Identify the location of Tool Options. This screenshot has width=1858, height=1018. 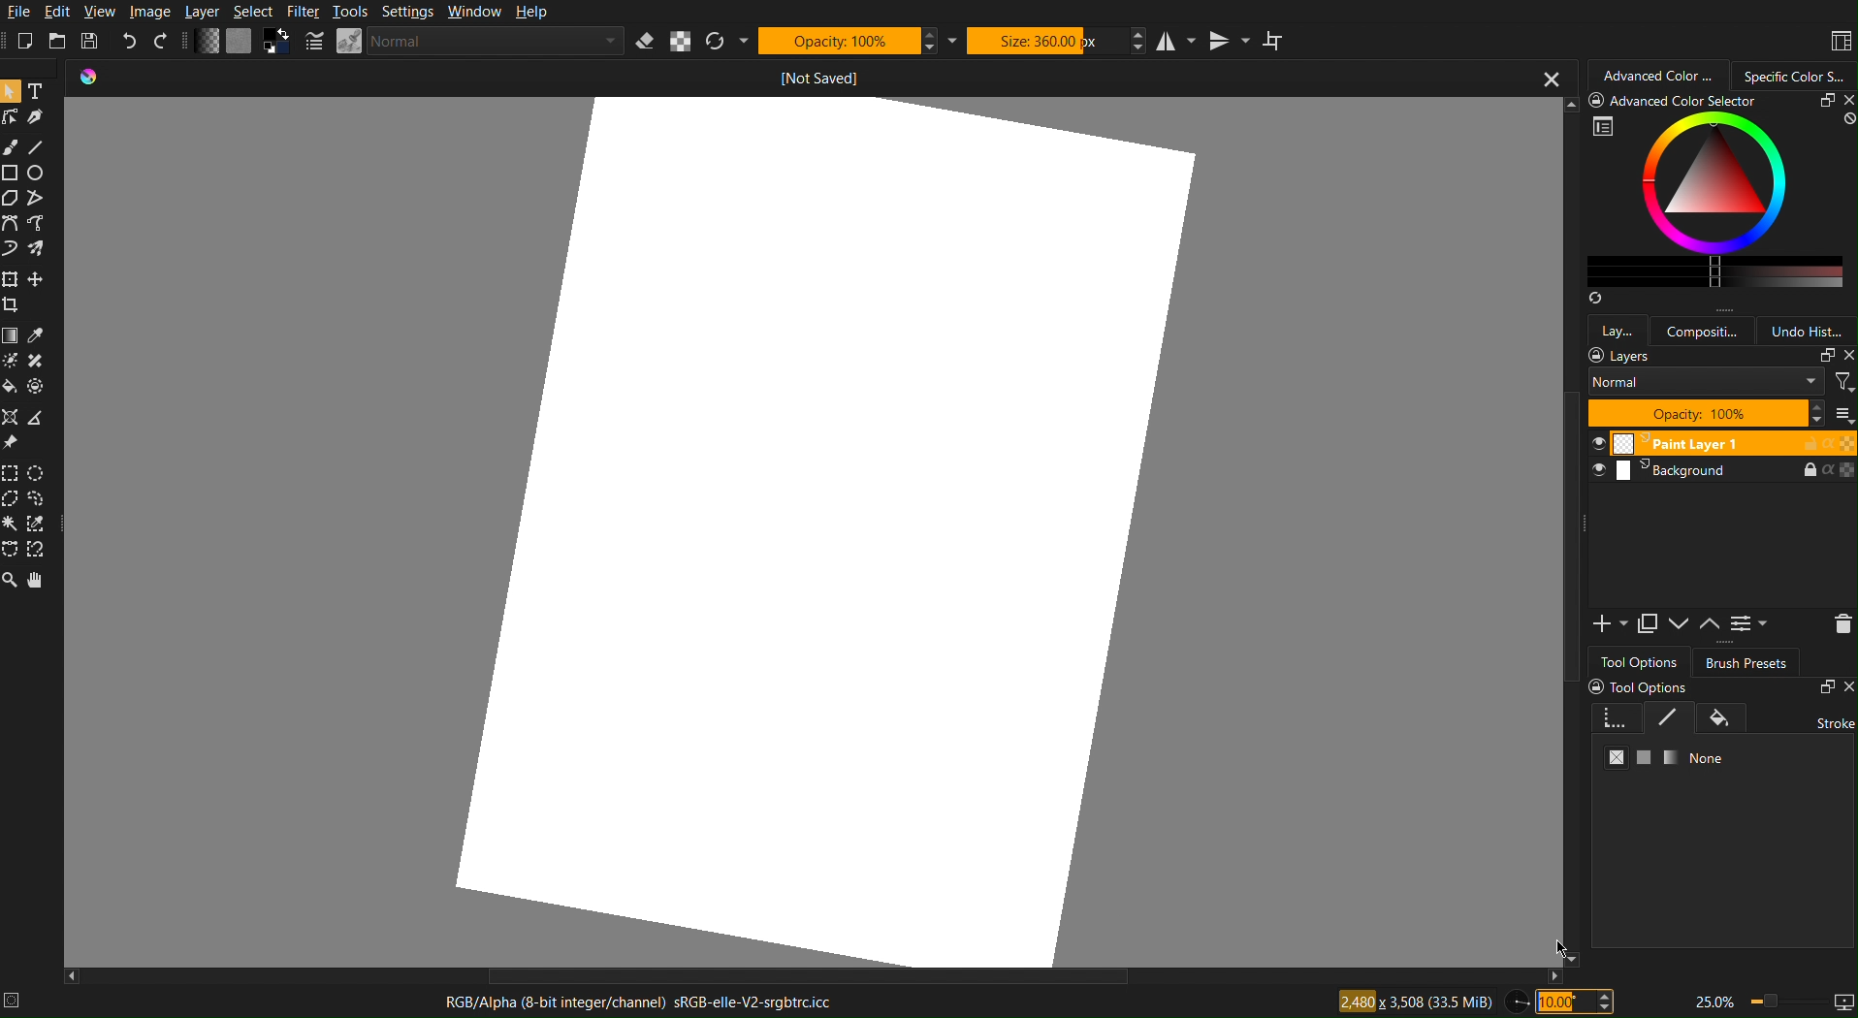
(1639, 661).